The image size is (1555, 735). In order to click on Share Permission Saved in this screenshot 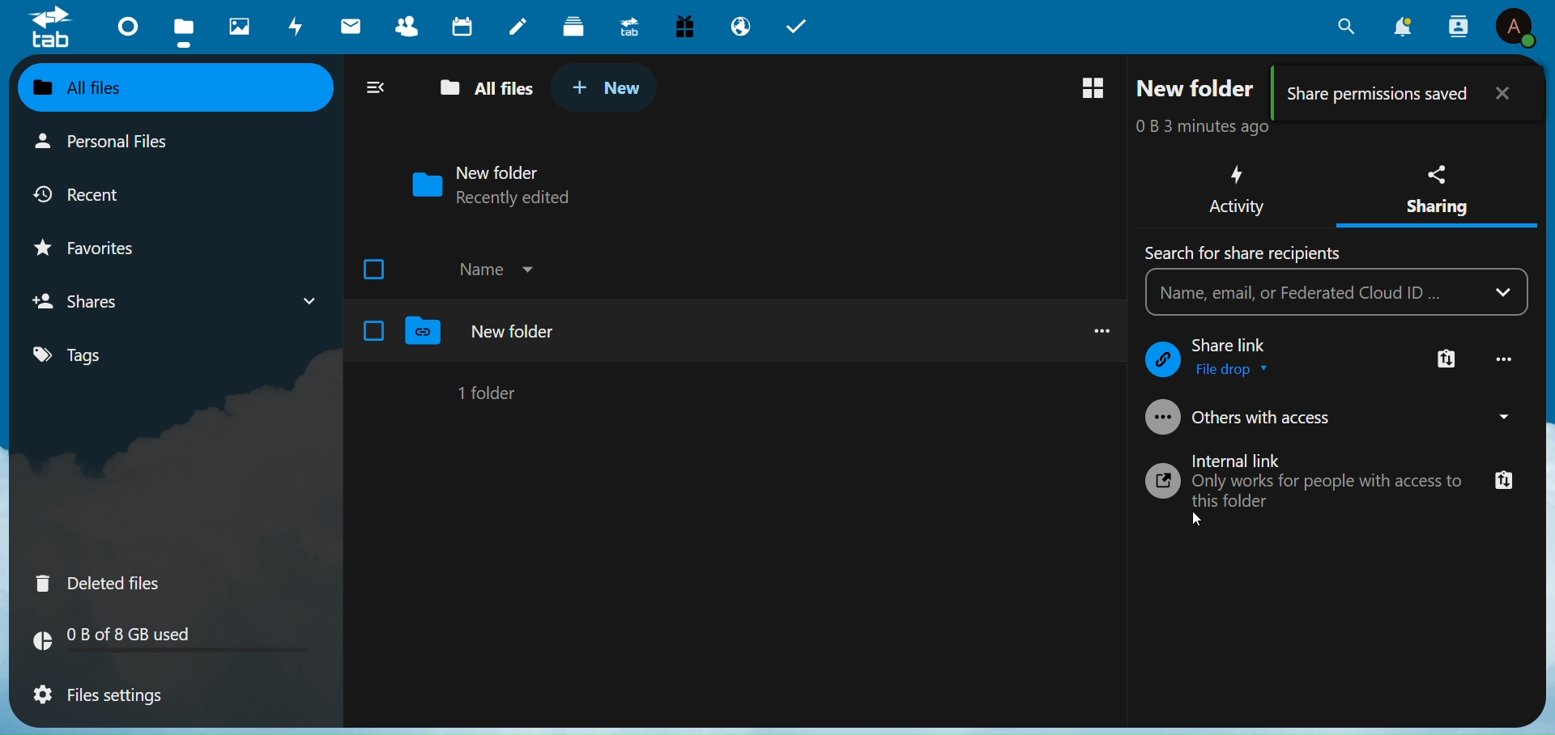, I will do `click(1379, 93)`.